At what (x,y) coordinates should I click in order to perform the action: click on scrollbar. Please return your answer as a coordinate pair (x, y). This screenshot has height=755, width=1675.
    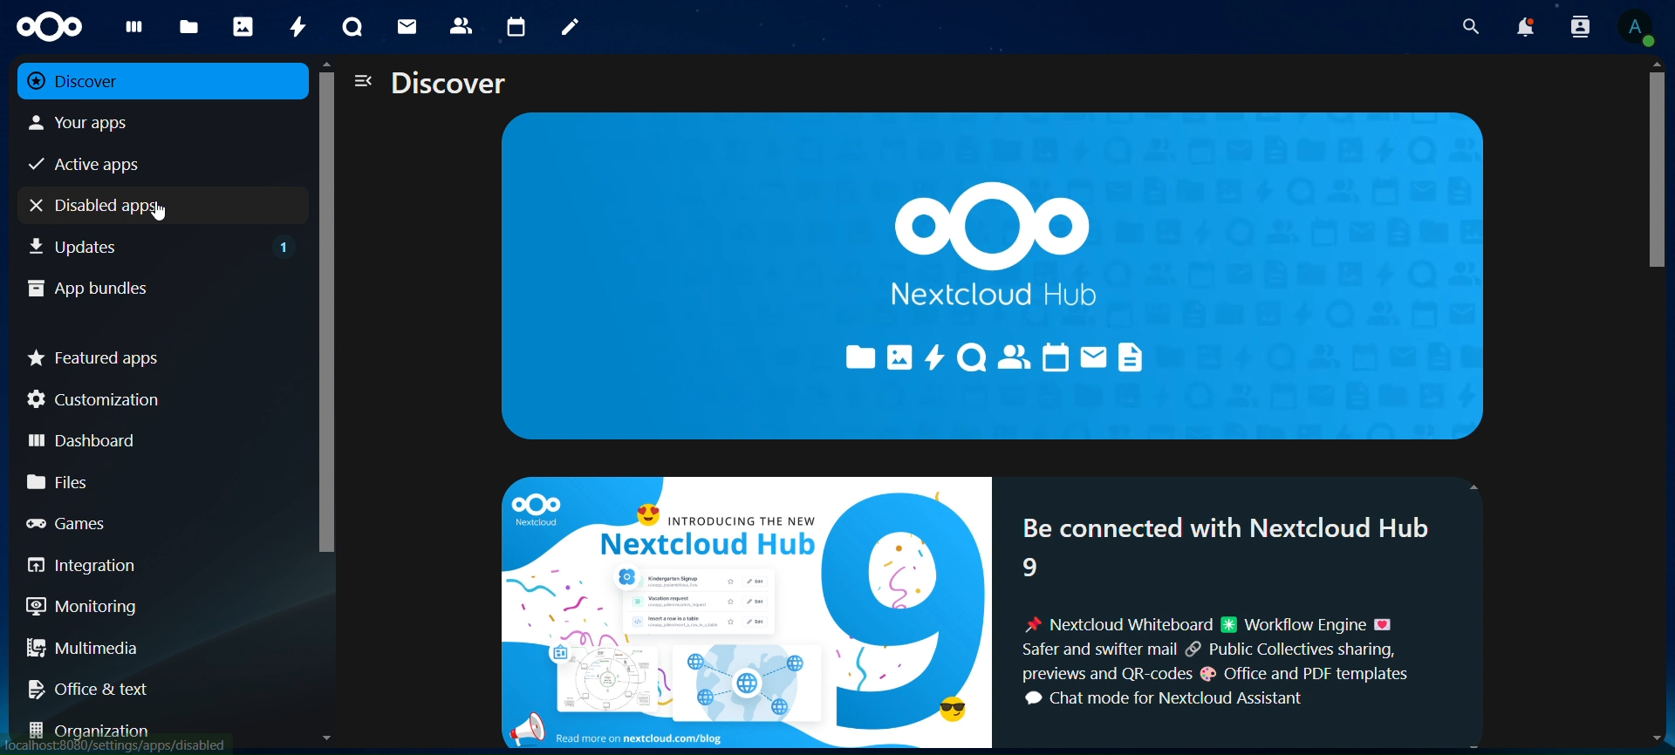
    Looking at the image, I should click on (323, 328).